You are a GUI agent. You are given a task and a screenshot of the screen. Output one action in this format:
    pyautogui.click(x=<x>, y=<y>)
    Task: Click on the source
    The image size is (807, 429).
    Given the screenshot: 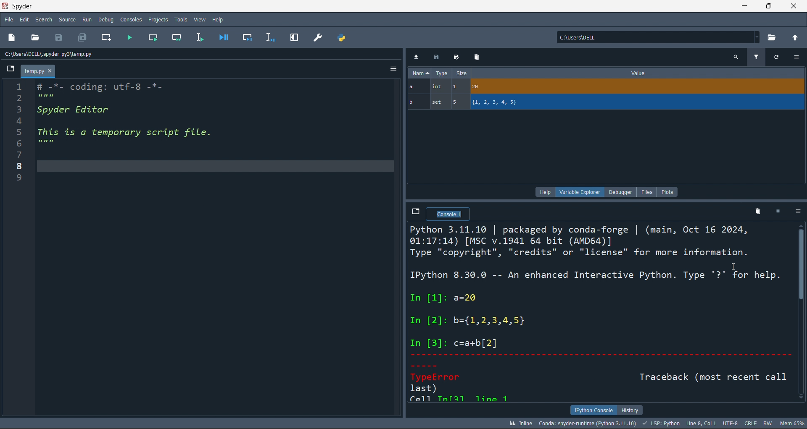 What is the action you would take?
    pyautogui.click(x=66, y=21)
    